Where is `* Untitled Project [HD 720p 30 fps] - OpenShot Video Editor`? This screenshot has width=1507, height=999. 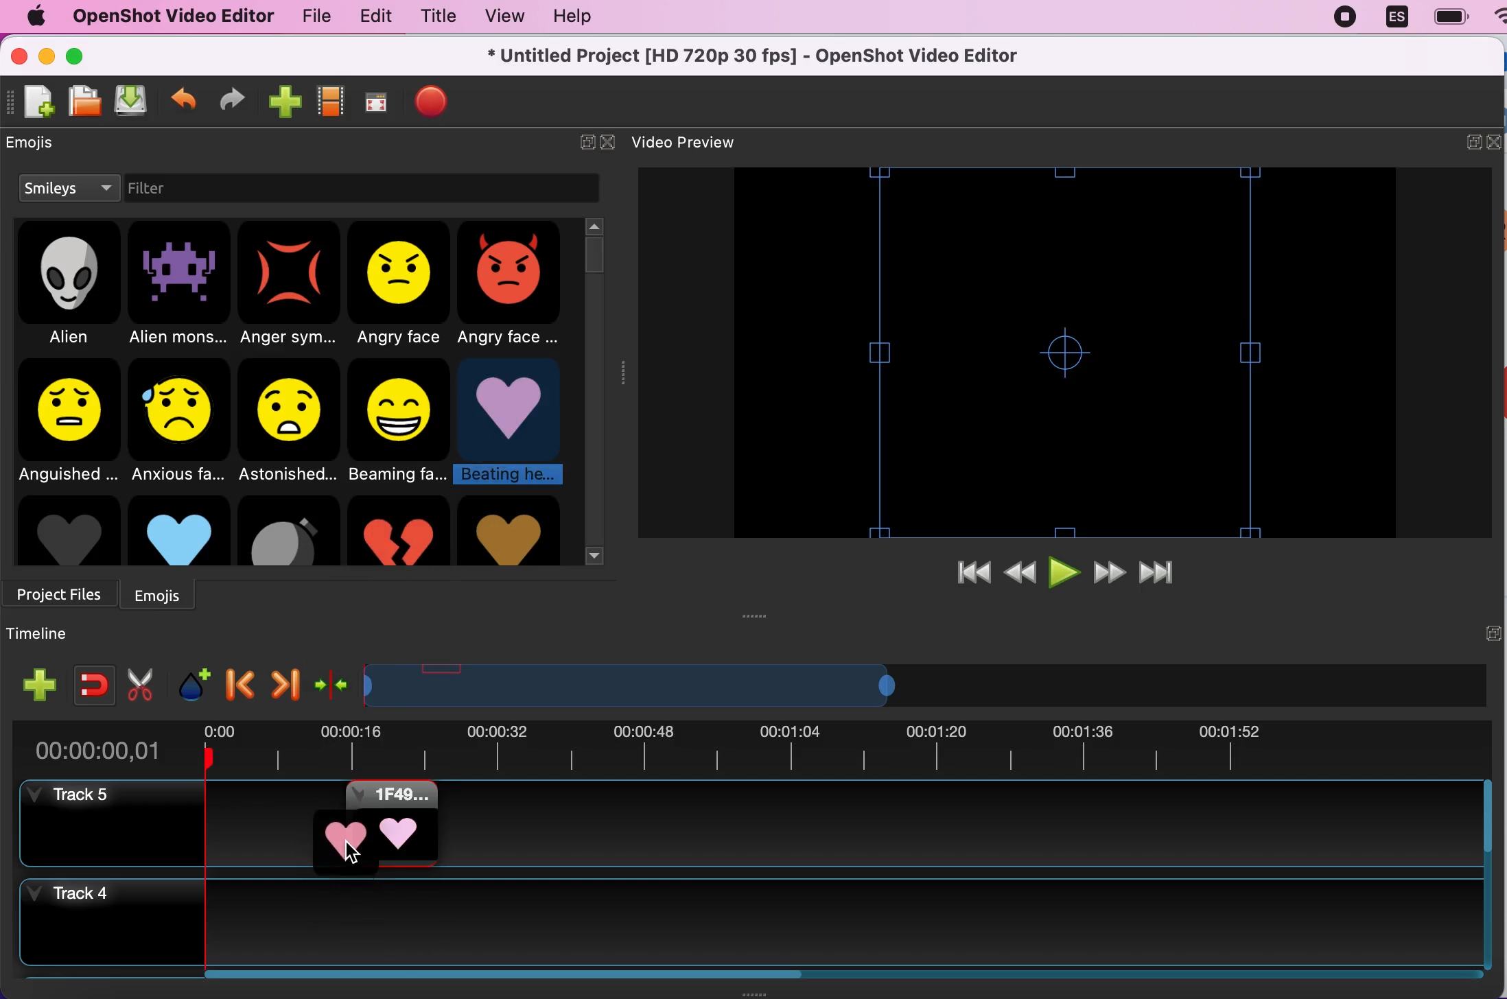 * Untitled Project [HD 720p 30 fps] - OpenShot Video Editor is located at coordinates (758, 54).